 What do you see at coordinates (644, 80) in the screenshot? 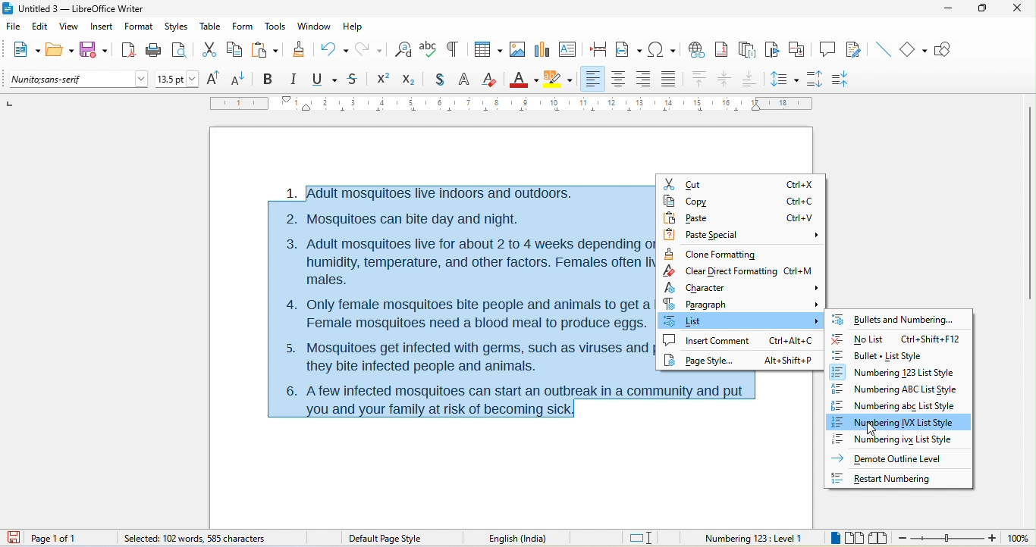
I see `align right` at bounding box center [644, 80].